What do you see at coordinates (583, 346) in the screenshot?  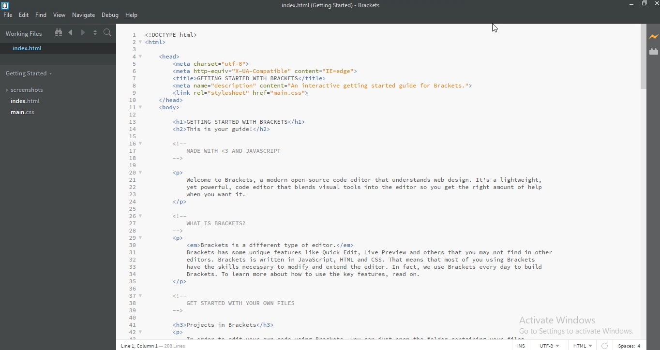 I see `HTML` at bounding box center [583, 346].